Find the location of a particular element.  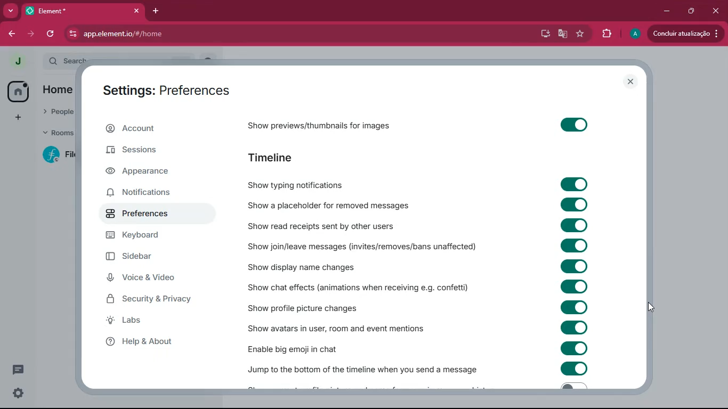

minimize is located at coordinates (667, 10).